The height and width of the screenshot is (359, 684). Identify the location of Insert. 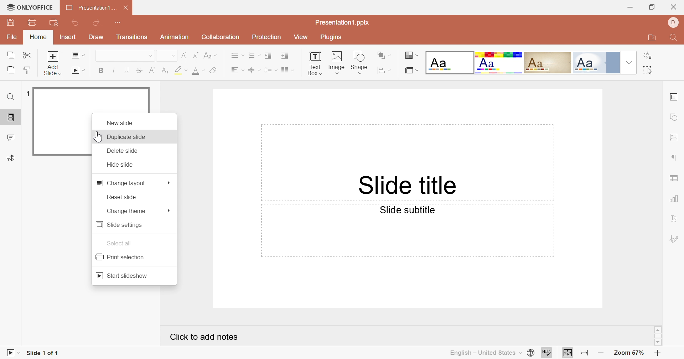
(69, 37).